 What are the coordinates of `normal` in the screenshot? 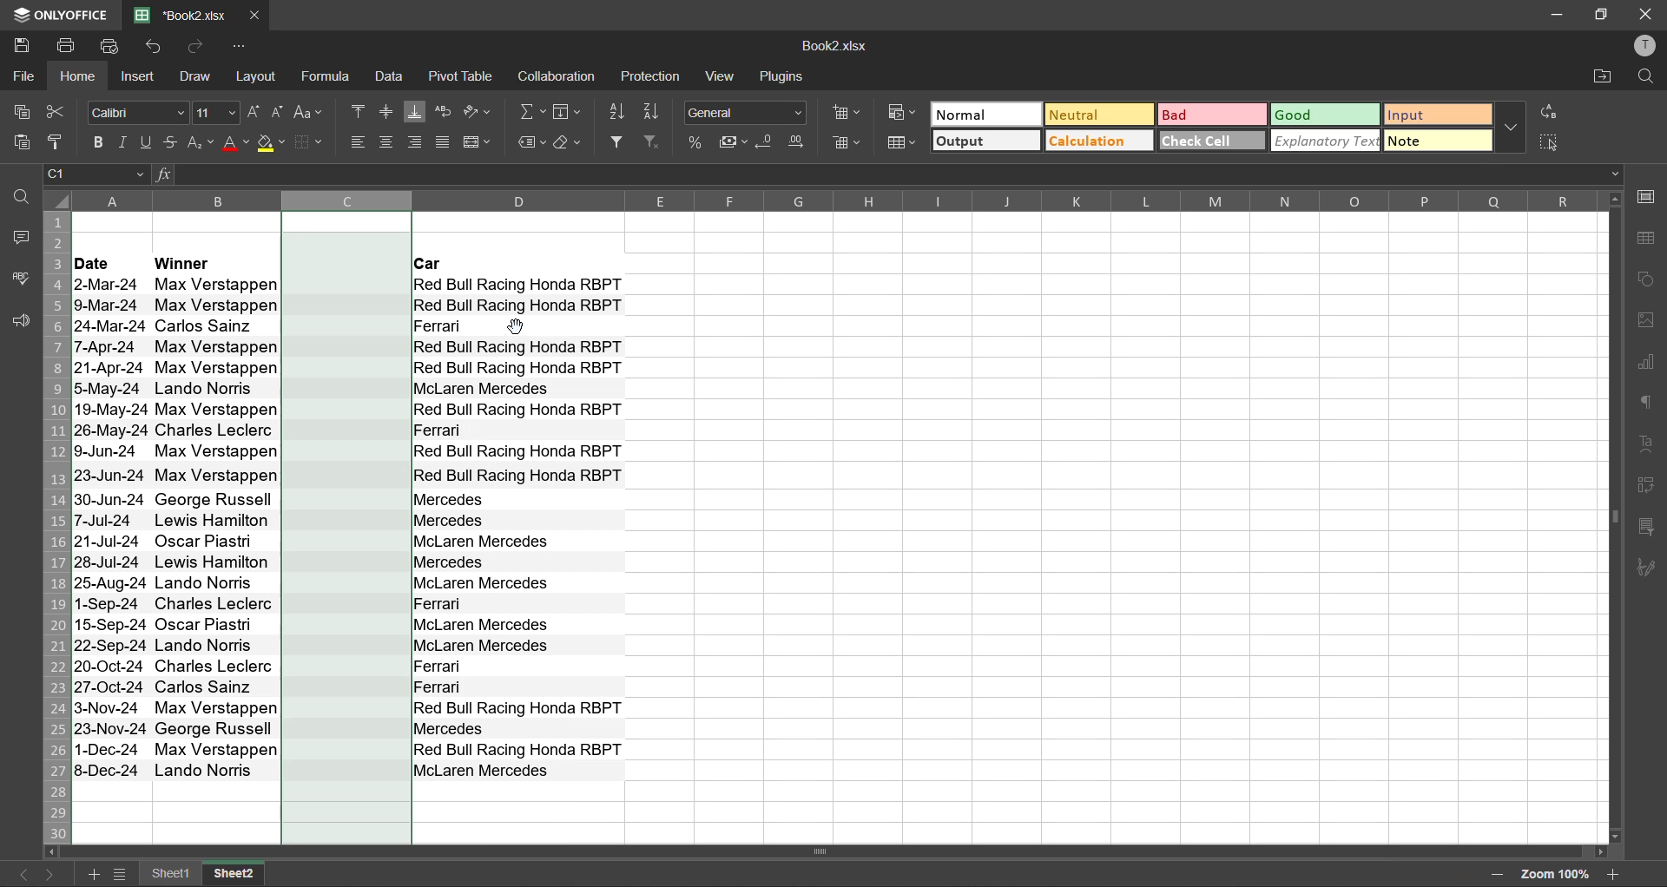 It's located at (986, 114).